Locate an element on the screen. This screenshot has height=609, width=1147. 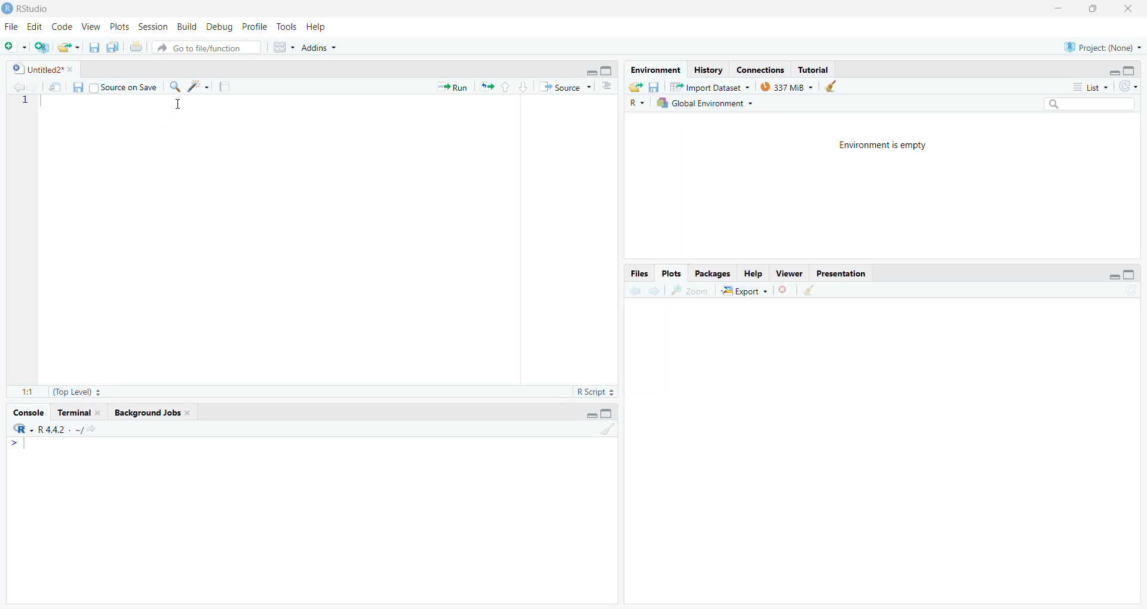
show document outline is located at coordinates (608, 86).